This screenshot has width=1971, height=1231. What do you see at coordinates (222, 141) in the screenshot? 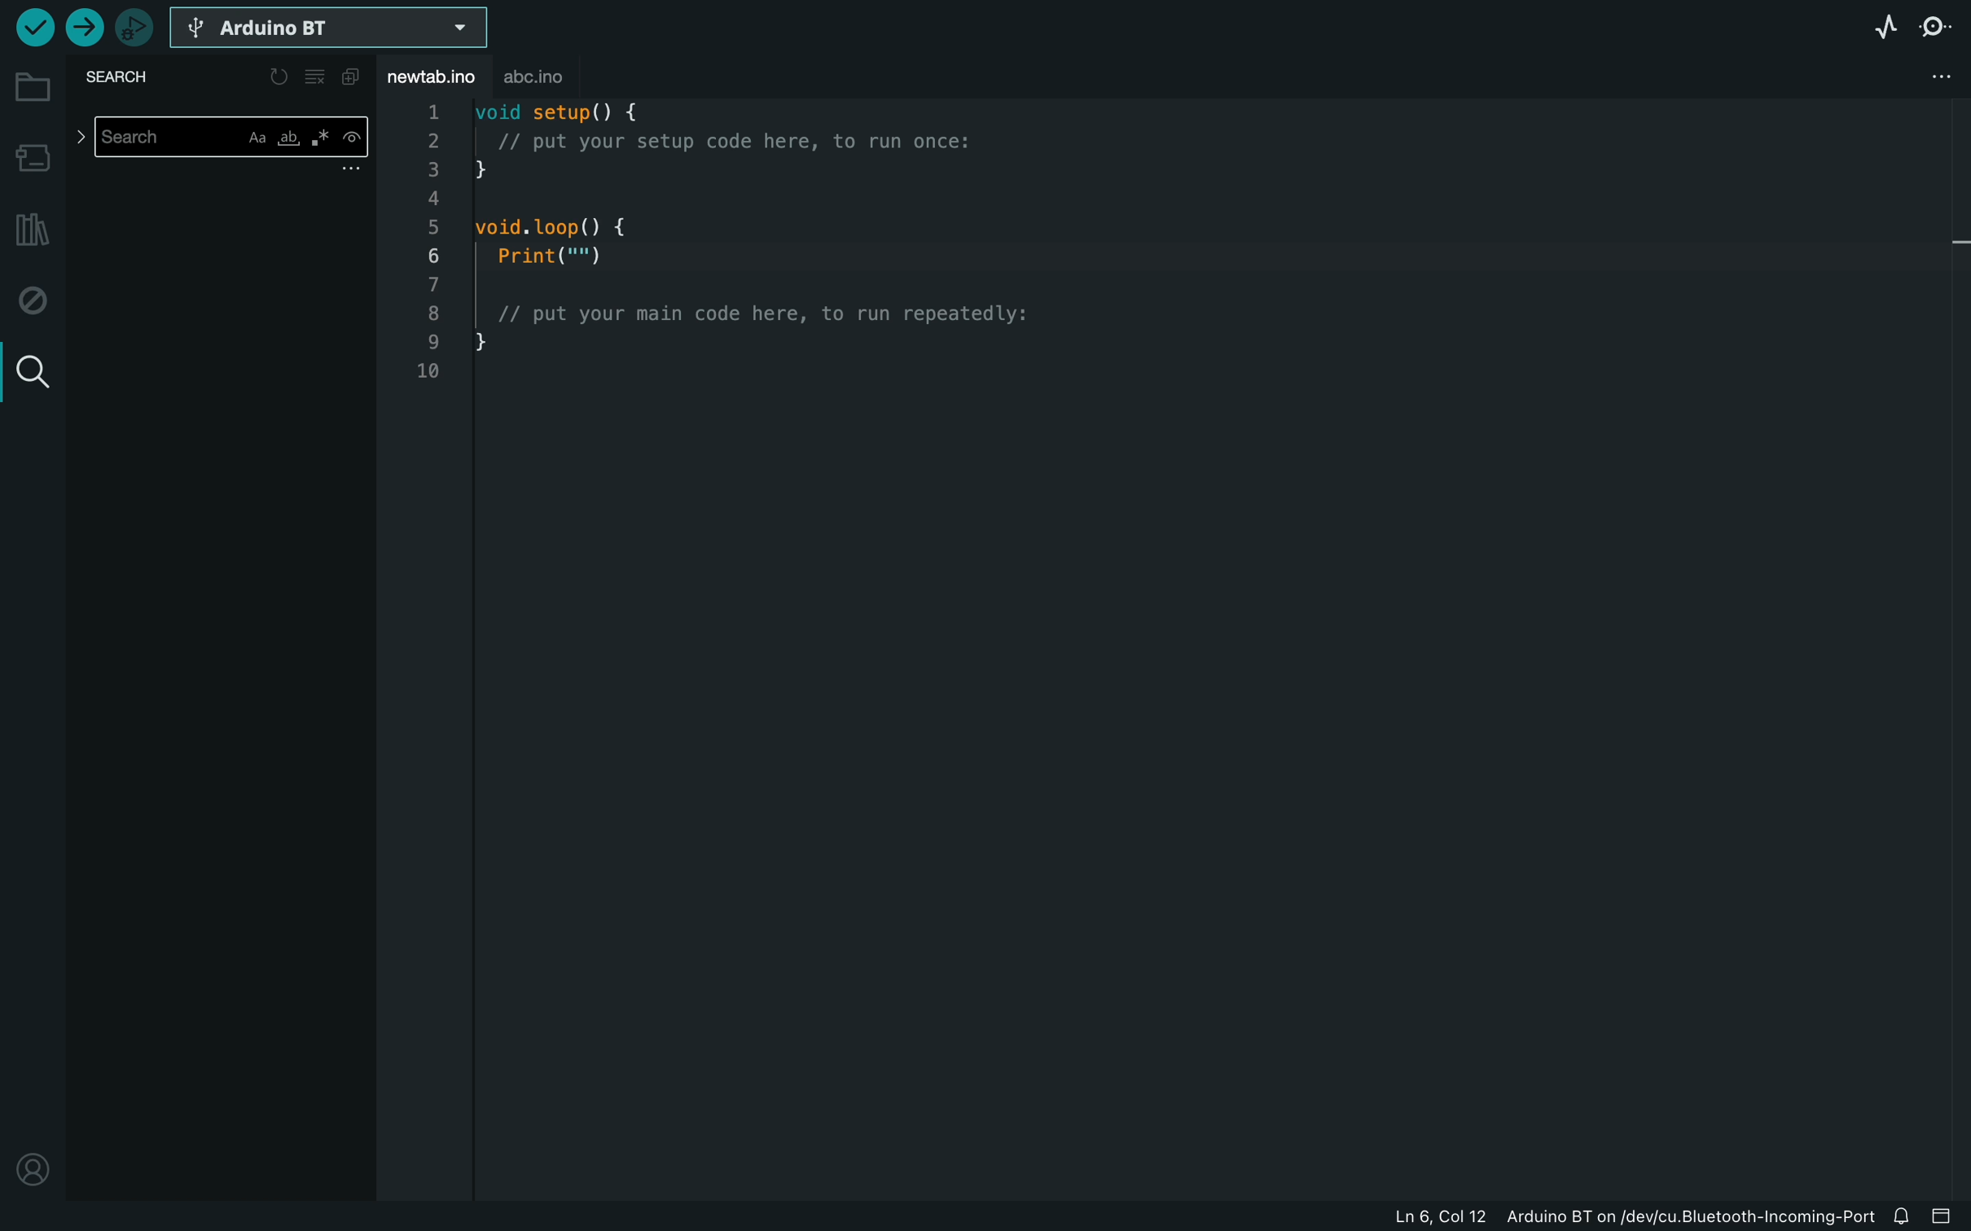
I see `search bar` at bounding box center [222, 141].